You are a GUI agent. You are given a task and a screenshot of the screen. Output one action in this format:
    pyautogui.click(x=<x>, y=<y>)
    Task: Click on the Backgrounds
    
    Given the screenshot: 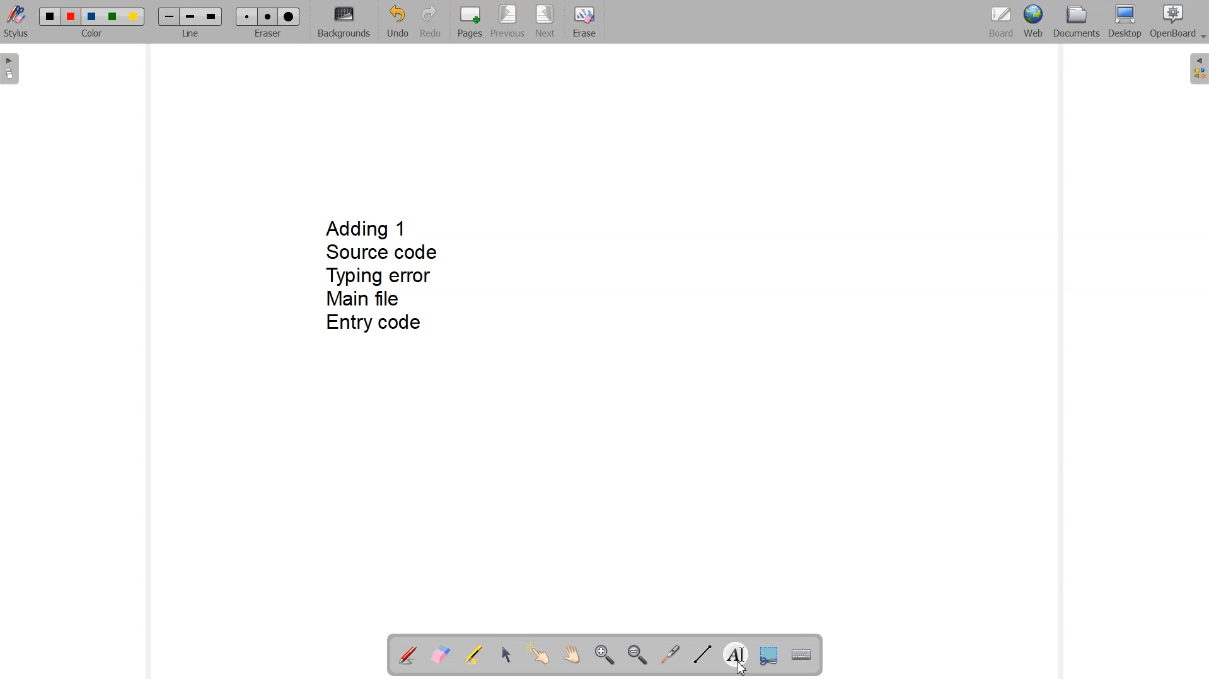 What is the action you would take?
    pyautogui.click(x=344, y=22)
    